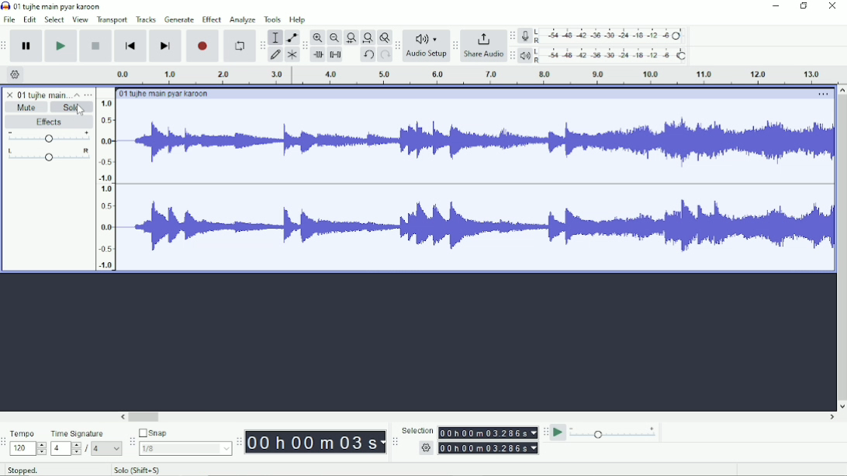  I want to click on Open menu, so click(88, 94).